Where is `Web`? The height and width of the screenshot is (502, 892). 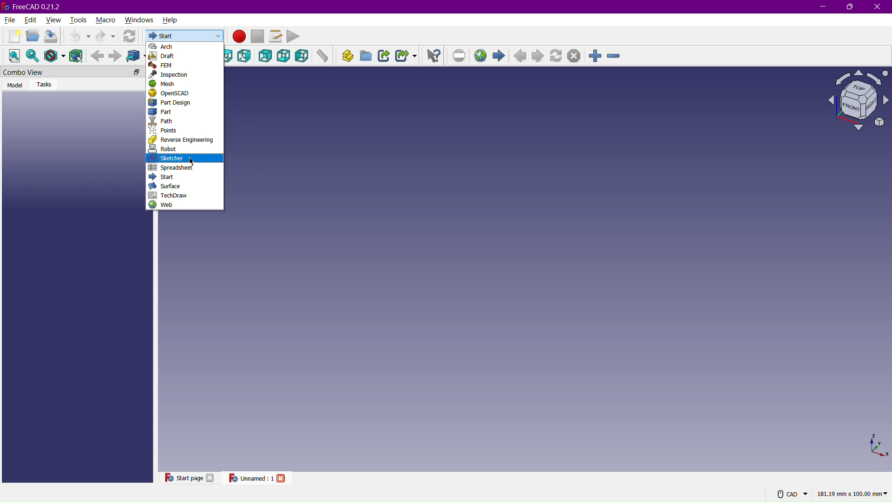
Web is located at coordinates (185, 205).